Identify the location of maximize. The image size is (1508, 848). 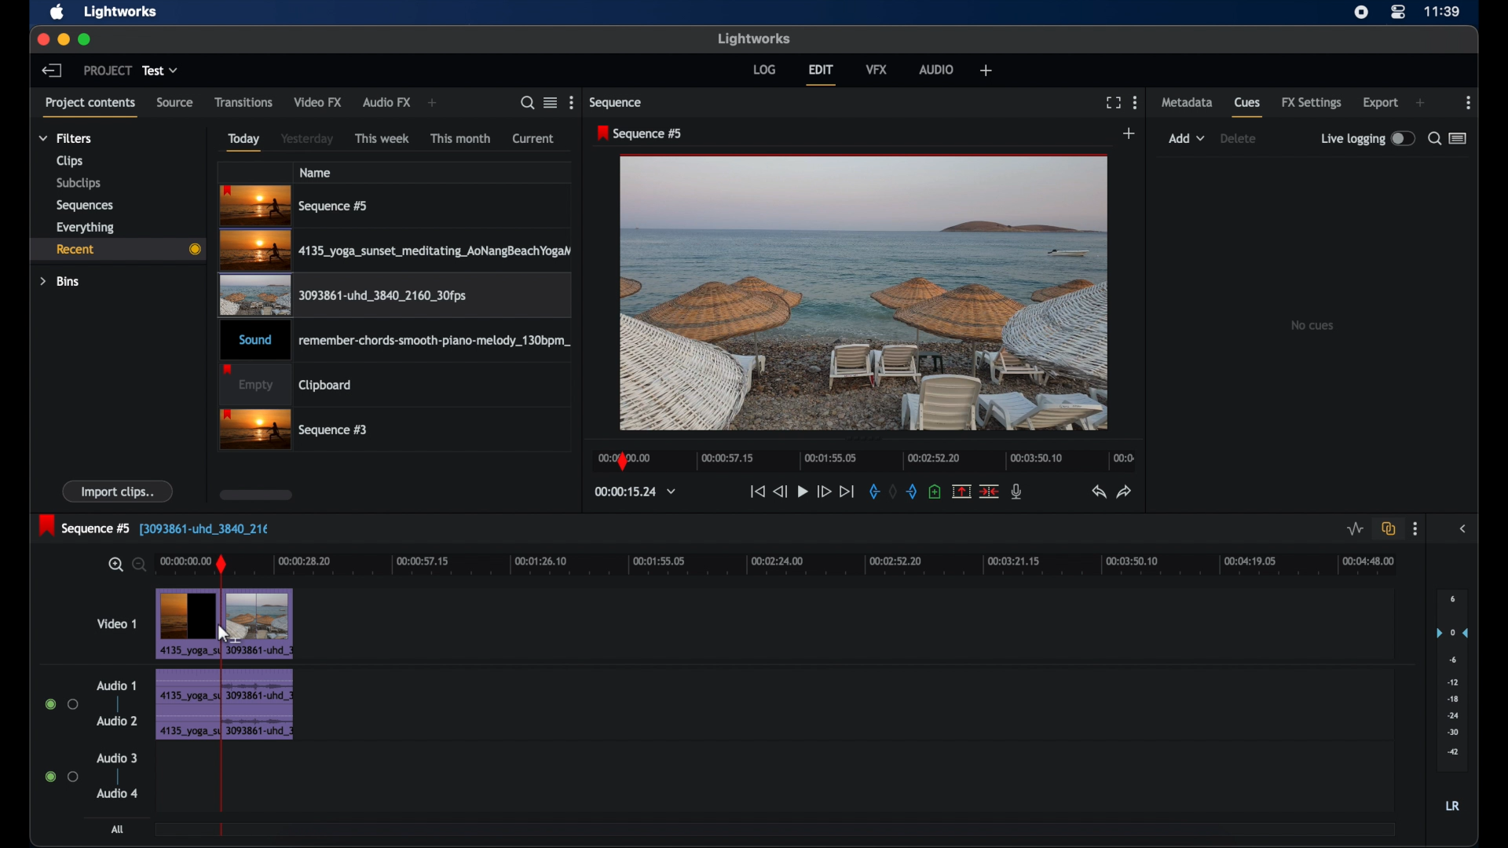
(85, 39).